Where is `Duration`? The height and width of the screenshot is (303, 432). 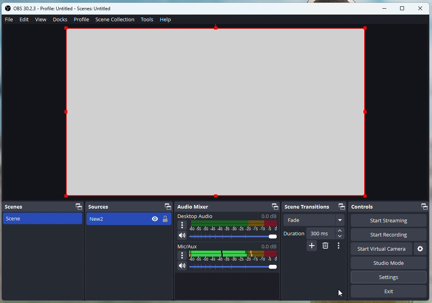 Duration is located at coordinates (294, 234).